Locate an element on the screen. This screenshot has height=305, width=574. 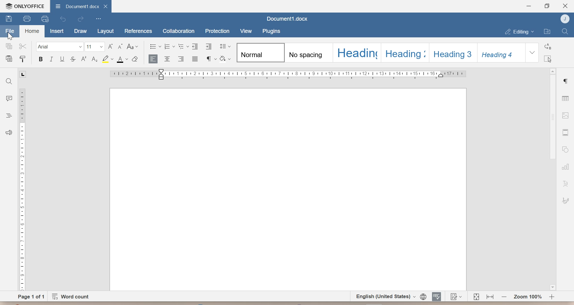
Set text language is located at coordinates (383, 296).